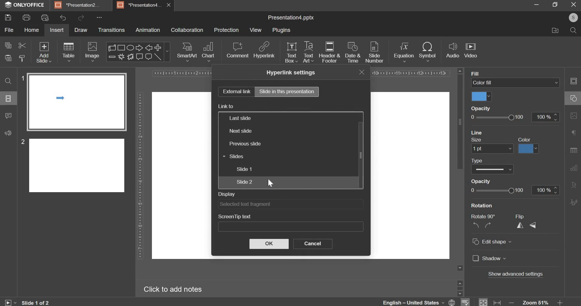  What do you see at coordinates (308, 52) in the screenshot?
I see `text art` at bounding box center [308, 52].